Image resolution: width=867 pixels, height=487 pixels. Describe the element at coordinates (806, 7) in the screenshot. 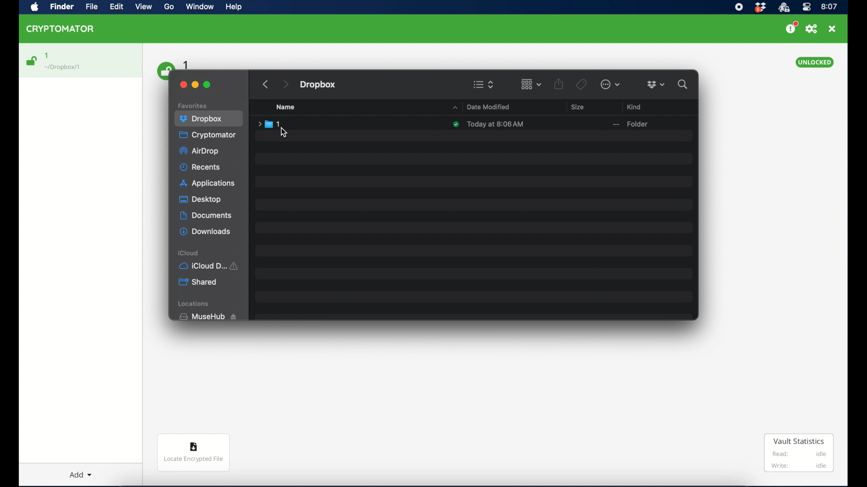

I see `control center` at that location.